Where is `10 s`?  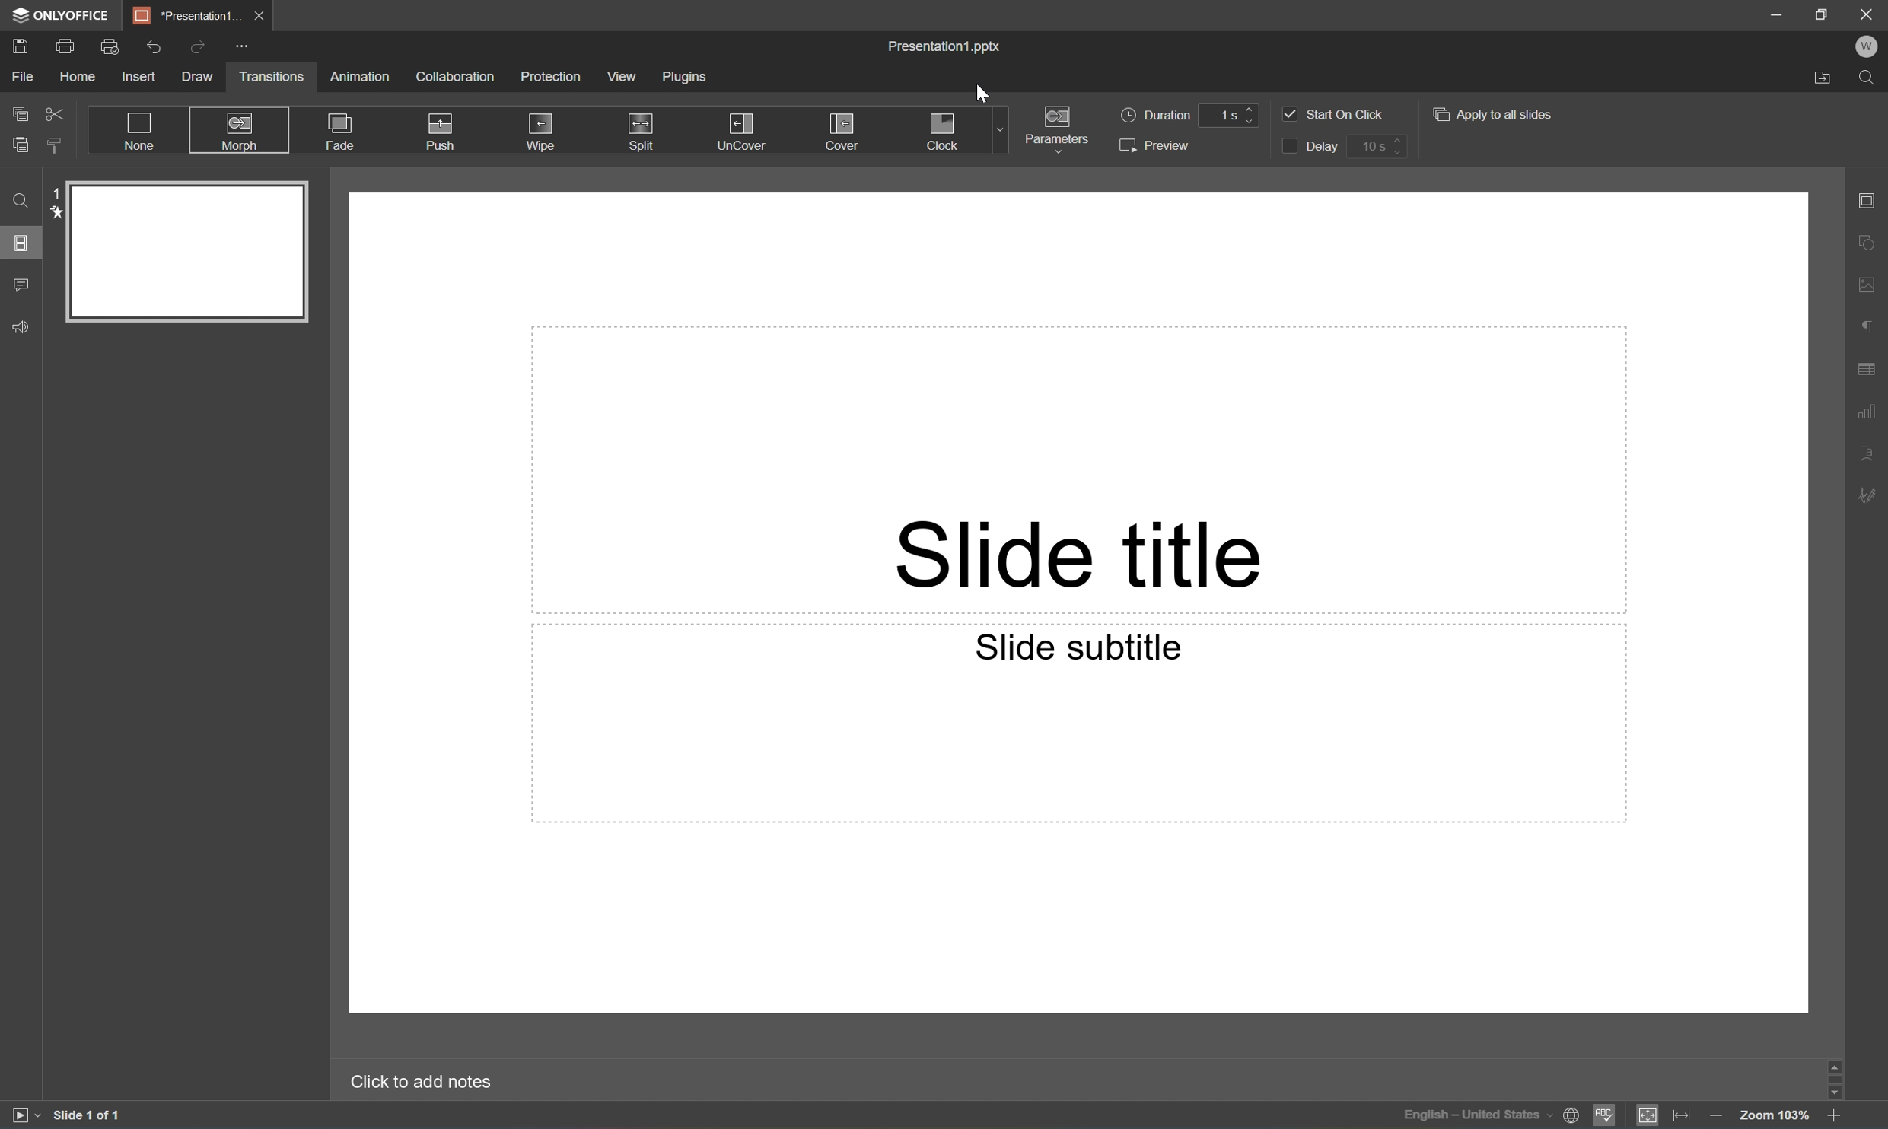
10 s is located at coordinates (1373, 148).